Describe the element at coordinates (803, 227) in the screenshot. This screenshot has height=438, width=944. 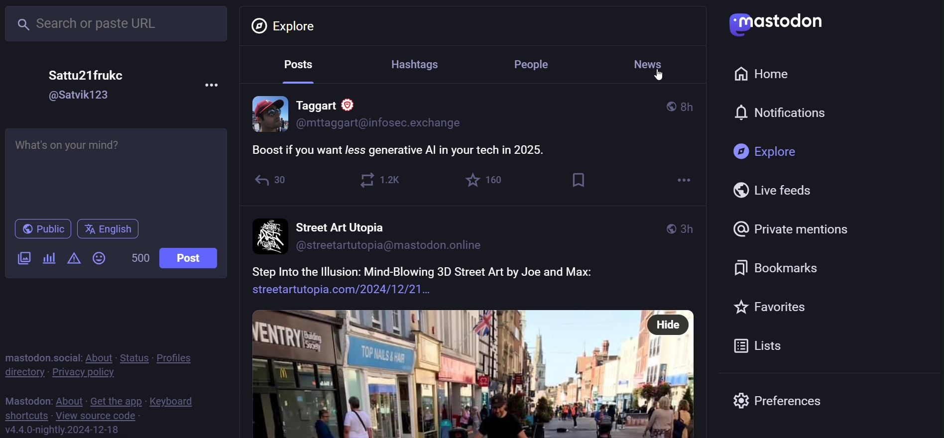
I see `private mention` at that location.